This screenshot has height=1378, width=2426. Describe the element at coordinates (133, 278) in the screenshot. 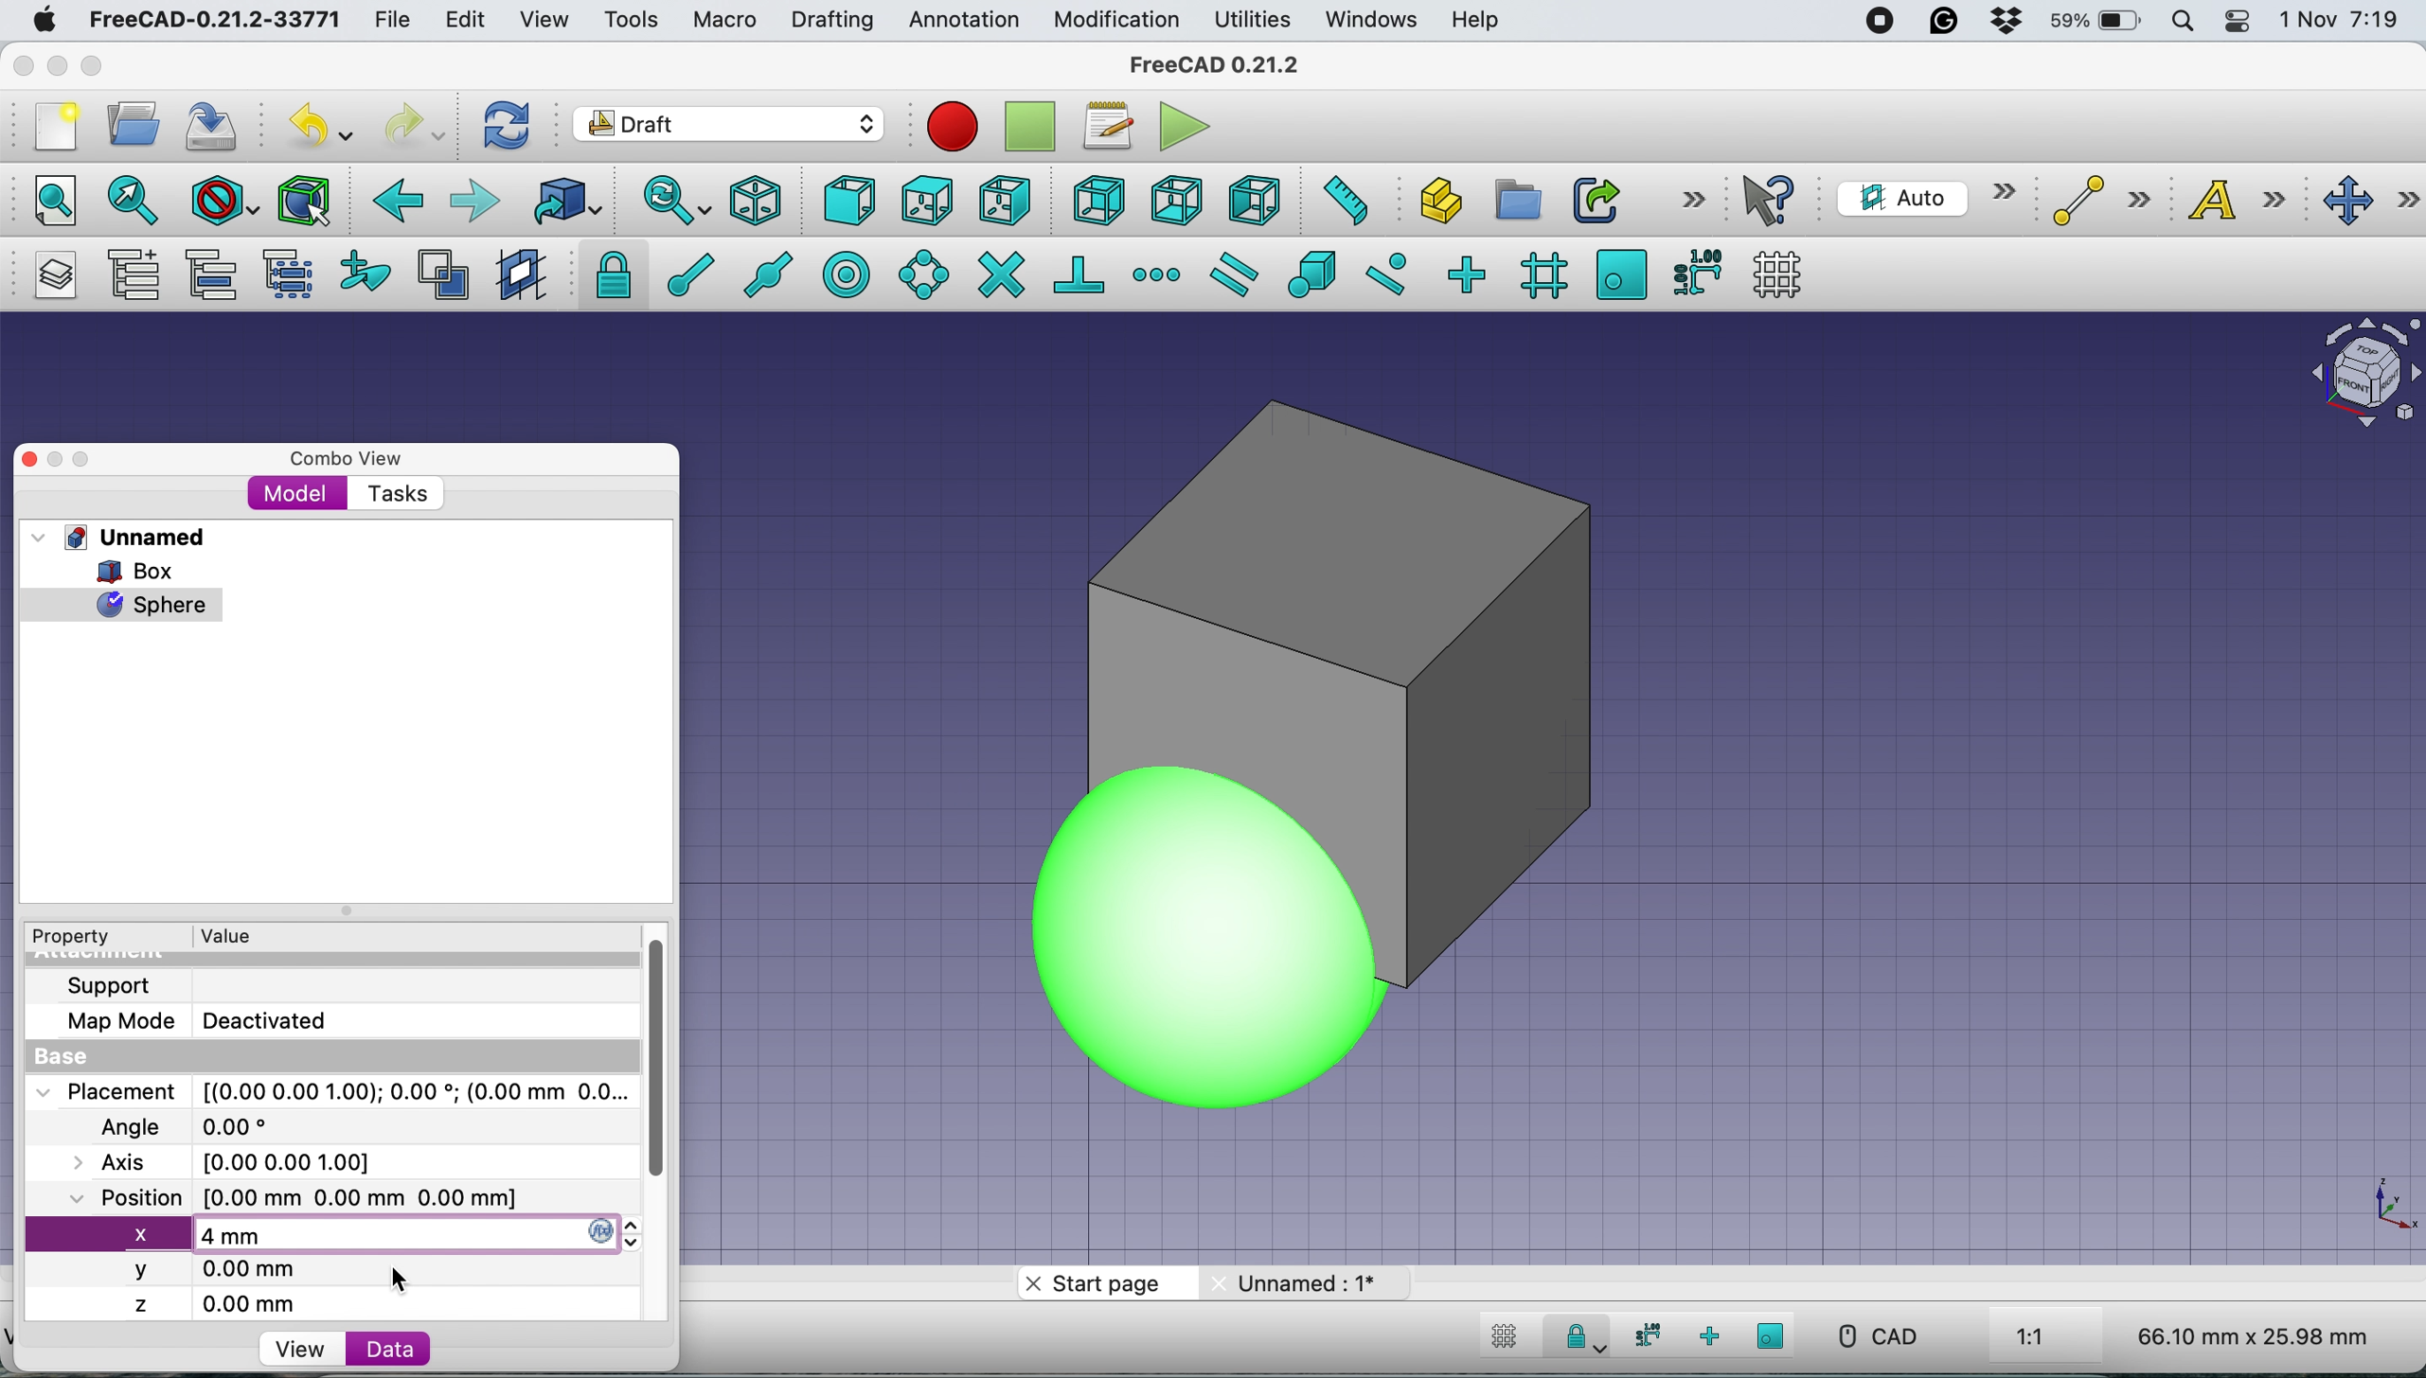

I see `add a new named group` at that location.